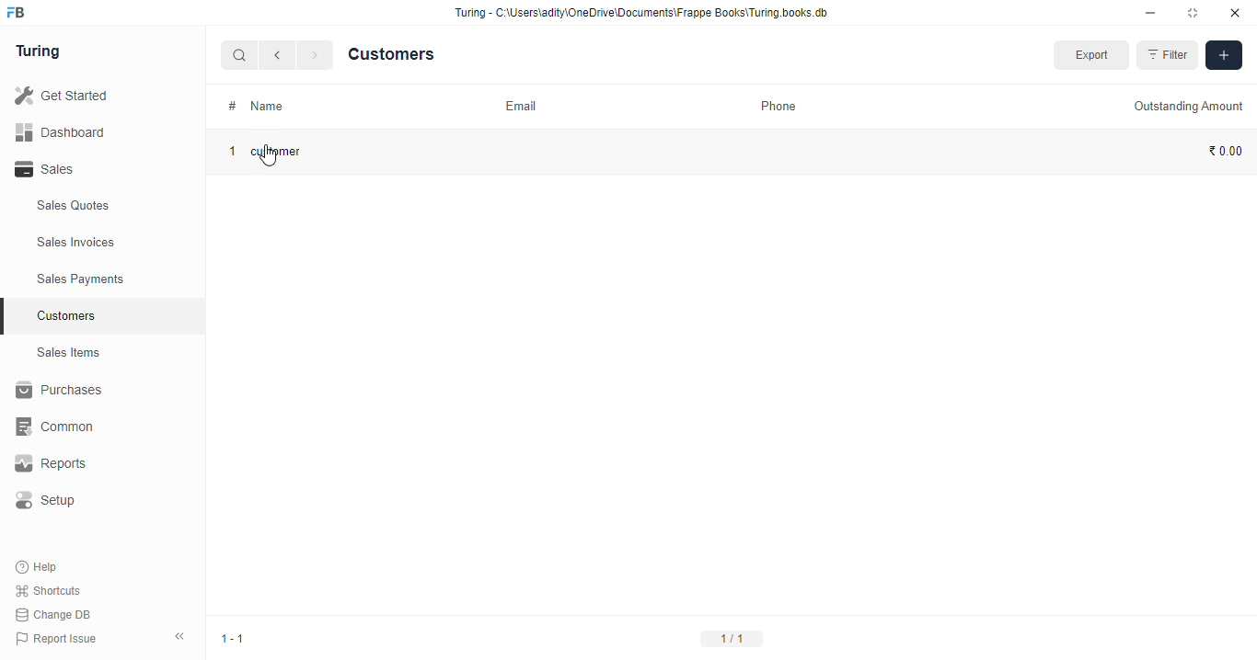 Image resolution: width=1257 pixels, height=660 pixels. I want to click on close, so click(1238, 13).